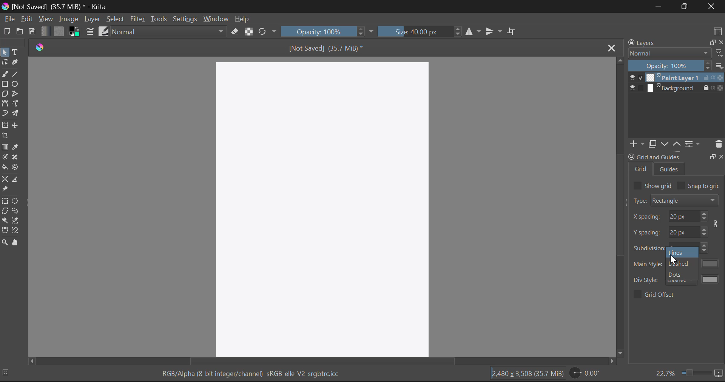 Image resolution: width=725 pixels, height=382 pixels. What do you see at coordinates (695, 373) in the screenshot?
I see `Zoom slider` at bounding box center [695, 373].